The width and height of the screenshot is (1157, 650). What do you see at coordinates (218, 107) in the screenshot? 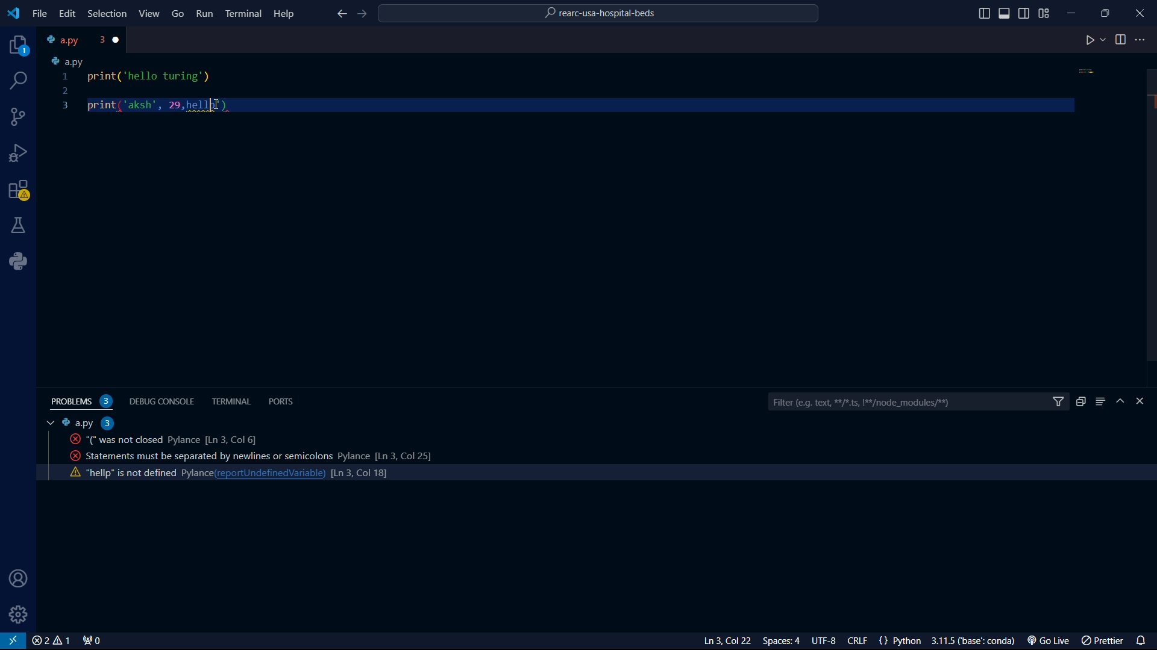
I see `cursor` at bounding box center [218, 107].